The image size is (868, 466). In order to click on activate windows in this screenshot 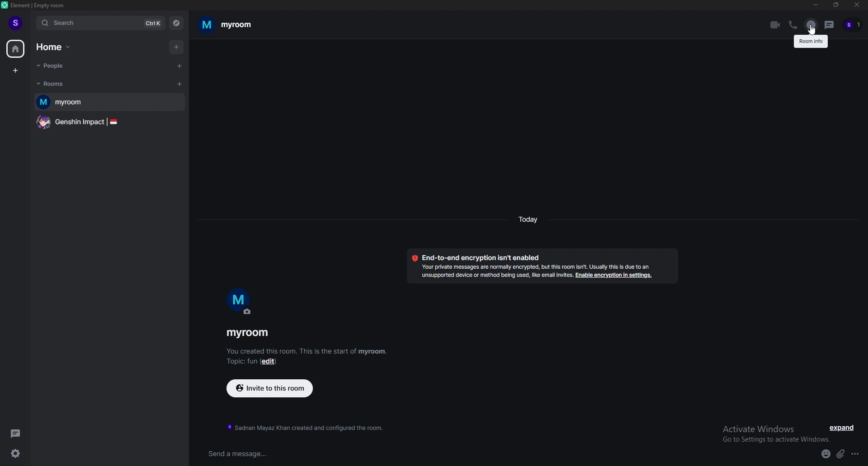, I will do `click(764, 429)`.